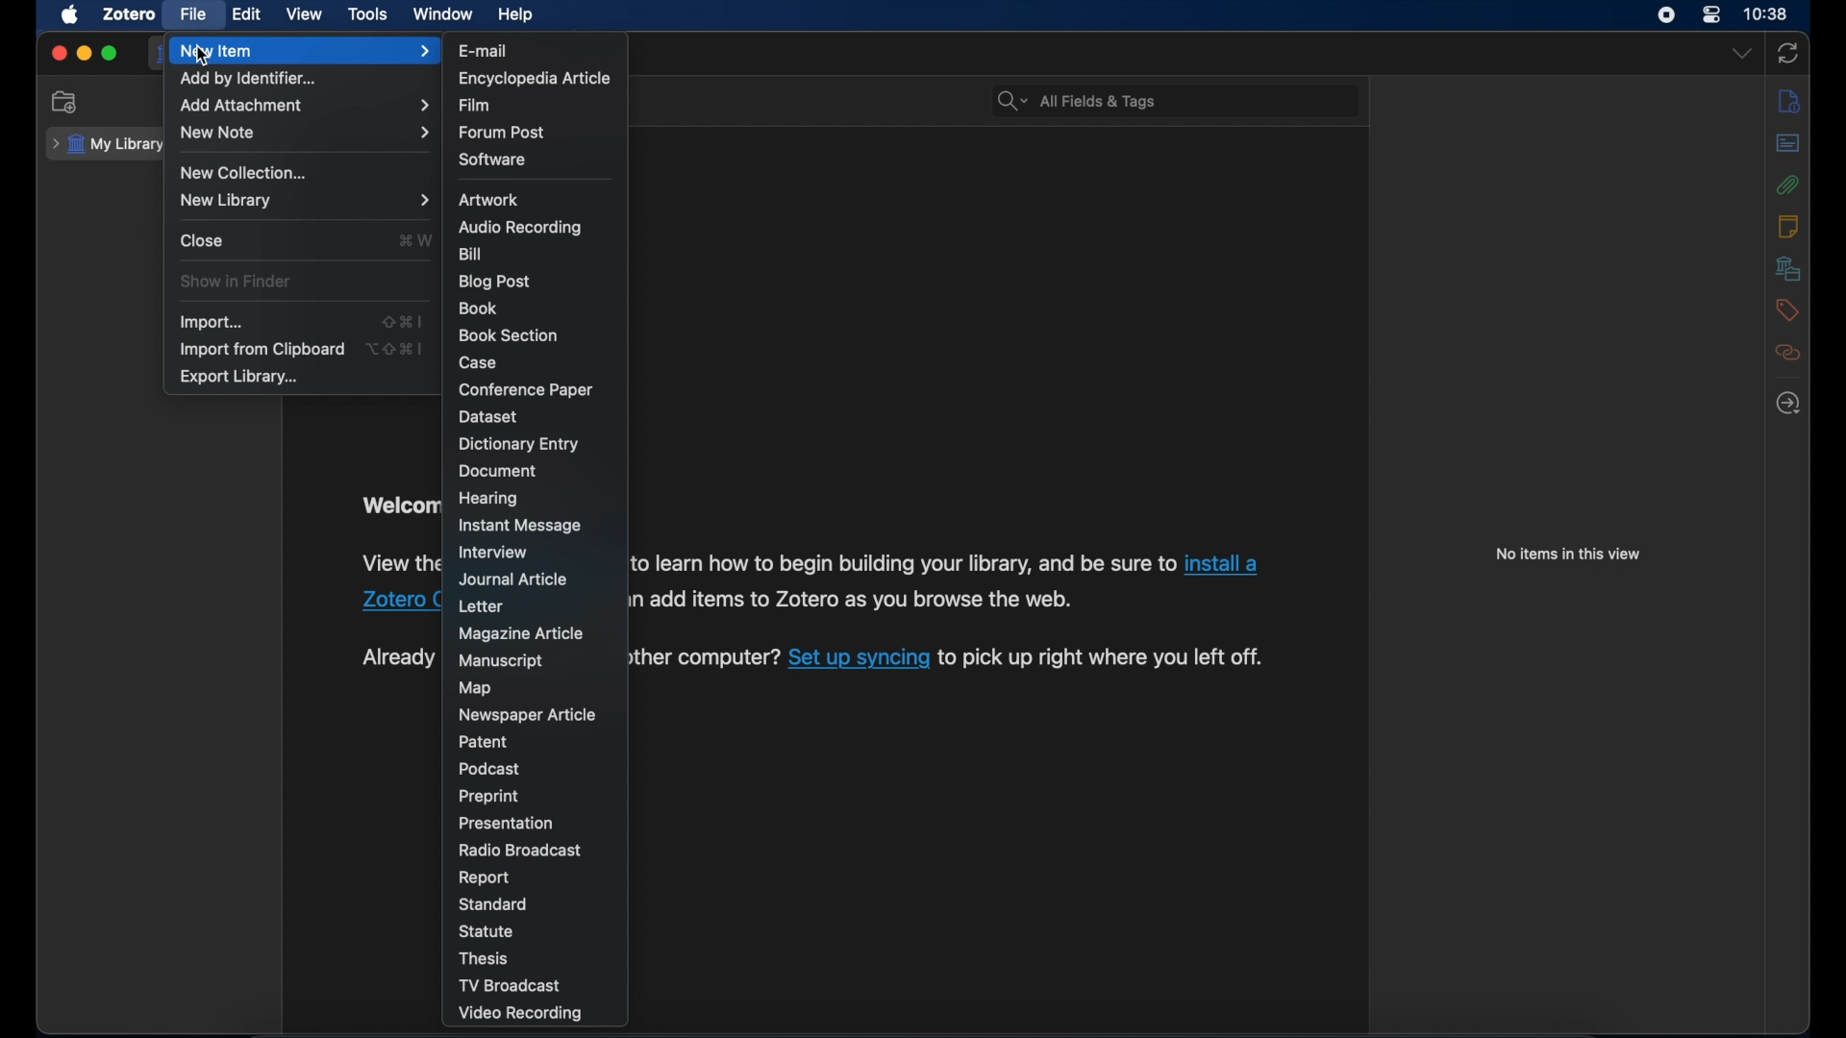 This screenshot has width=1846, height=1038. I want to click on close, so click(203, 241).